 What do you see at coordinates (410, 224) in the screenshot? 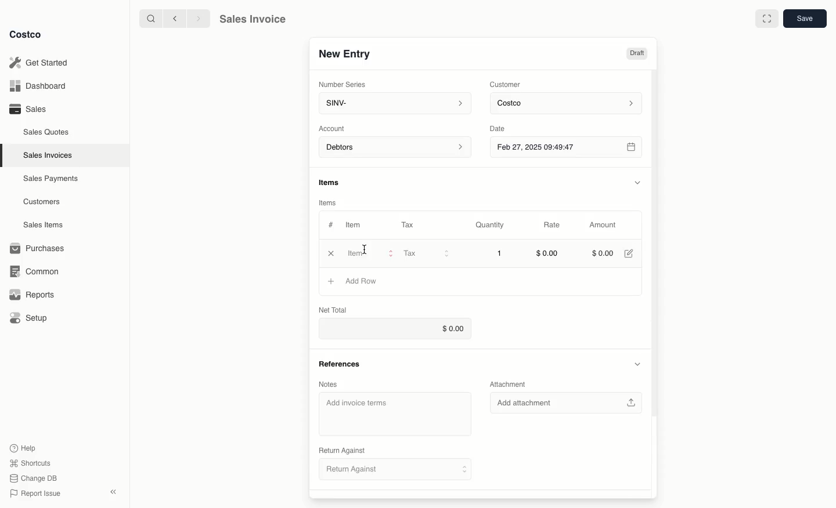
I see `Tax` at bounding box center [410, 224].